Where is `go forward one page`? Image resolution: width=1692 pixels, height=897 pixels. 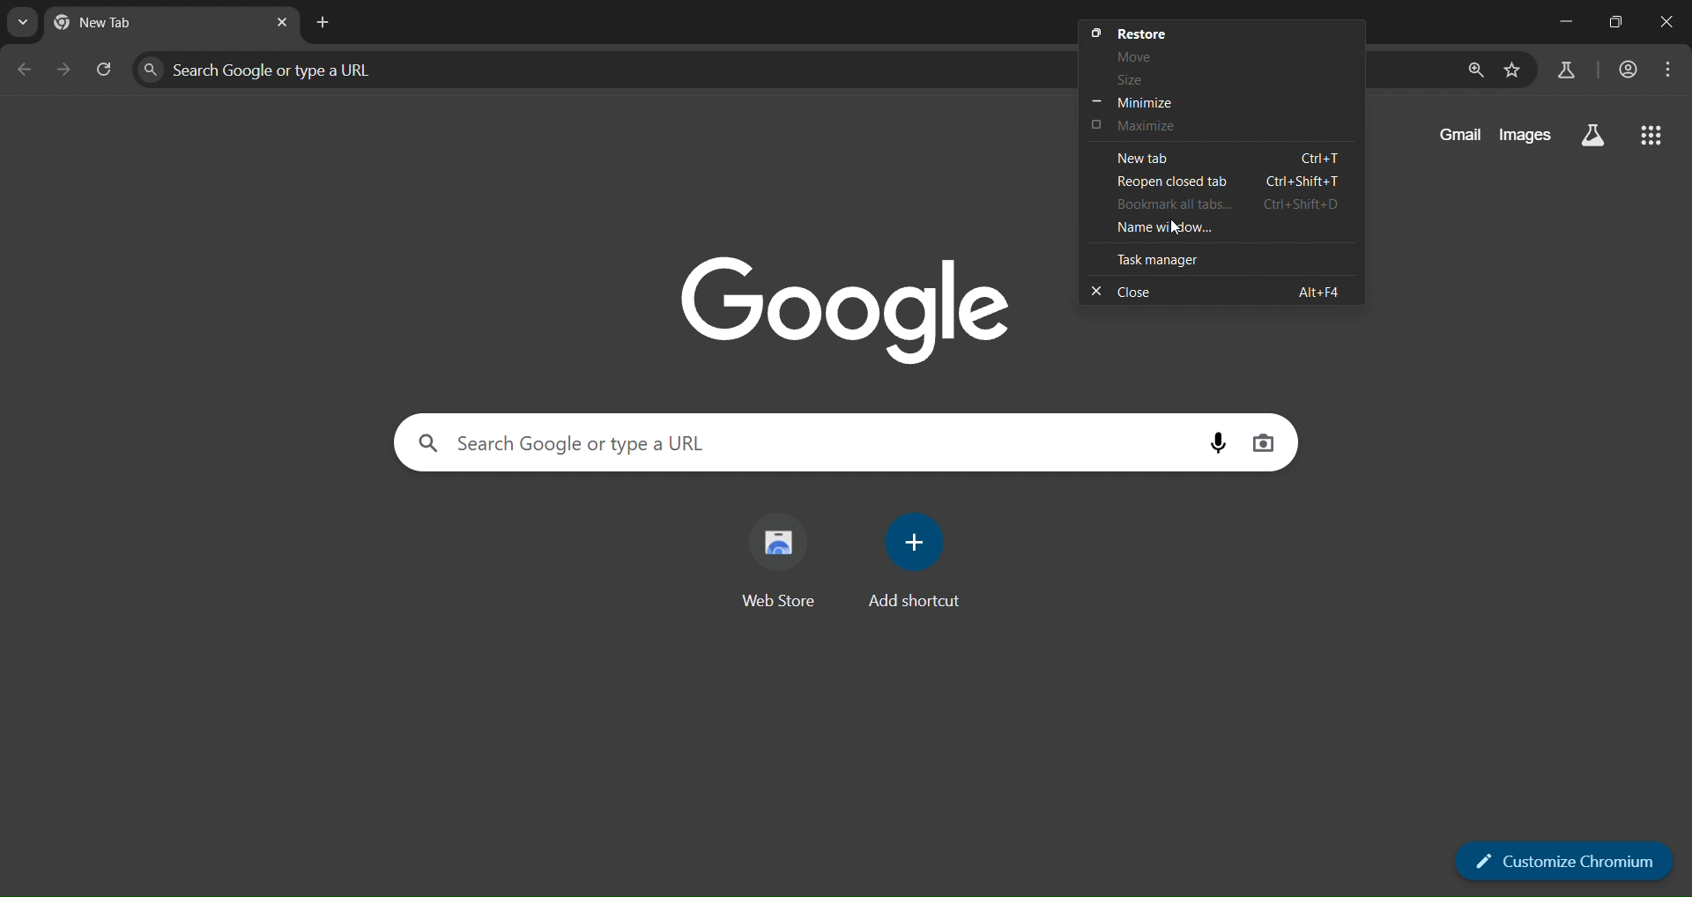
go forward one page is located at coordinates (63, 70).